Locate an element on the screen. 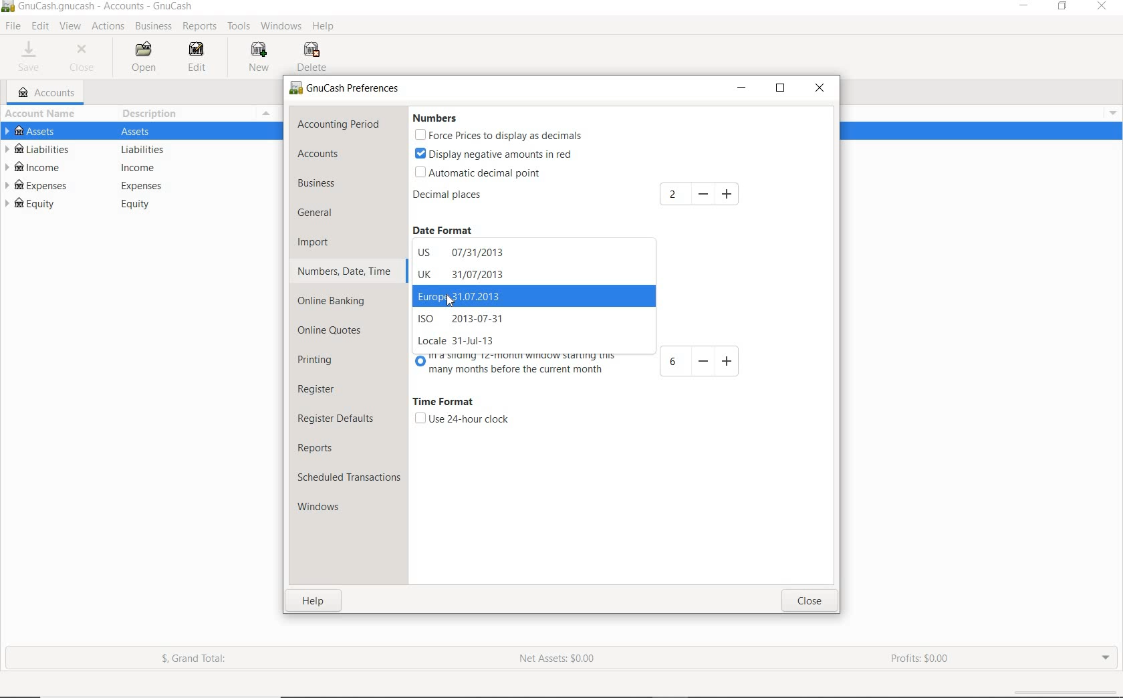 The image size is (1123, 698). DESCRIPTION is located at coordinates (152, 113).